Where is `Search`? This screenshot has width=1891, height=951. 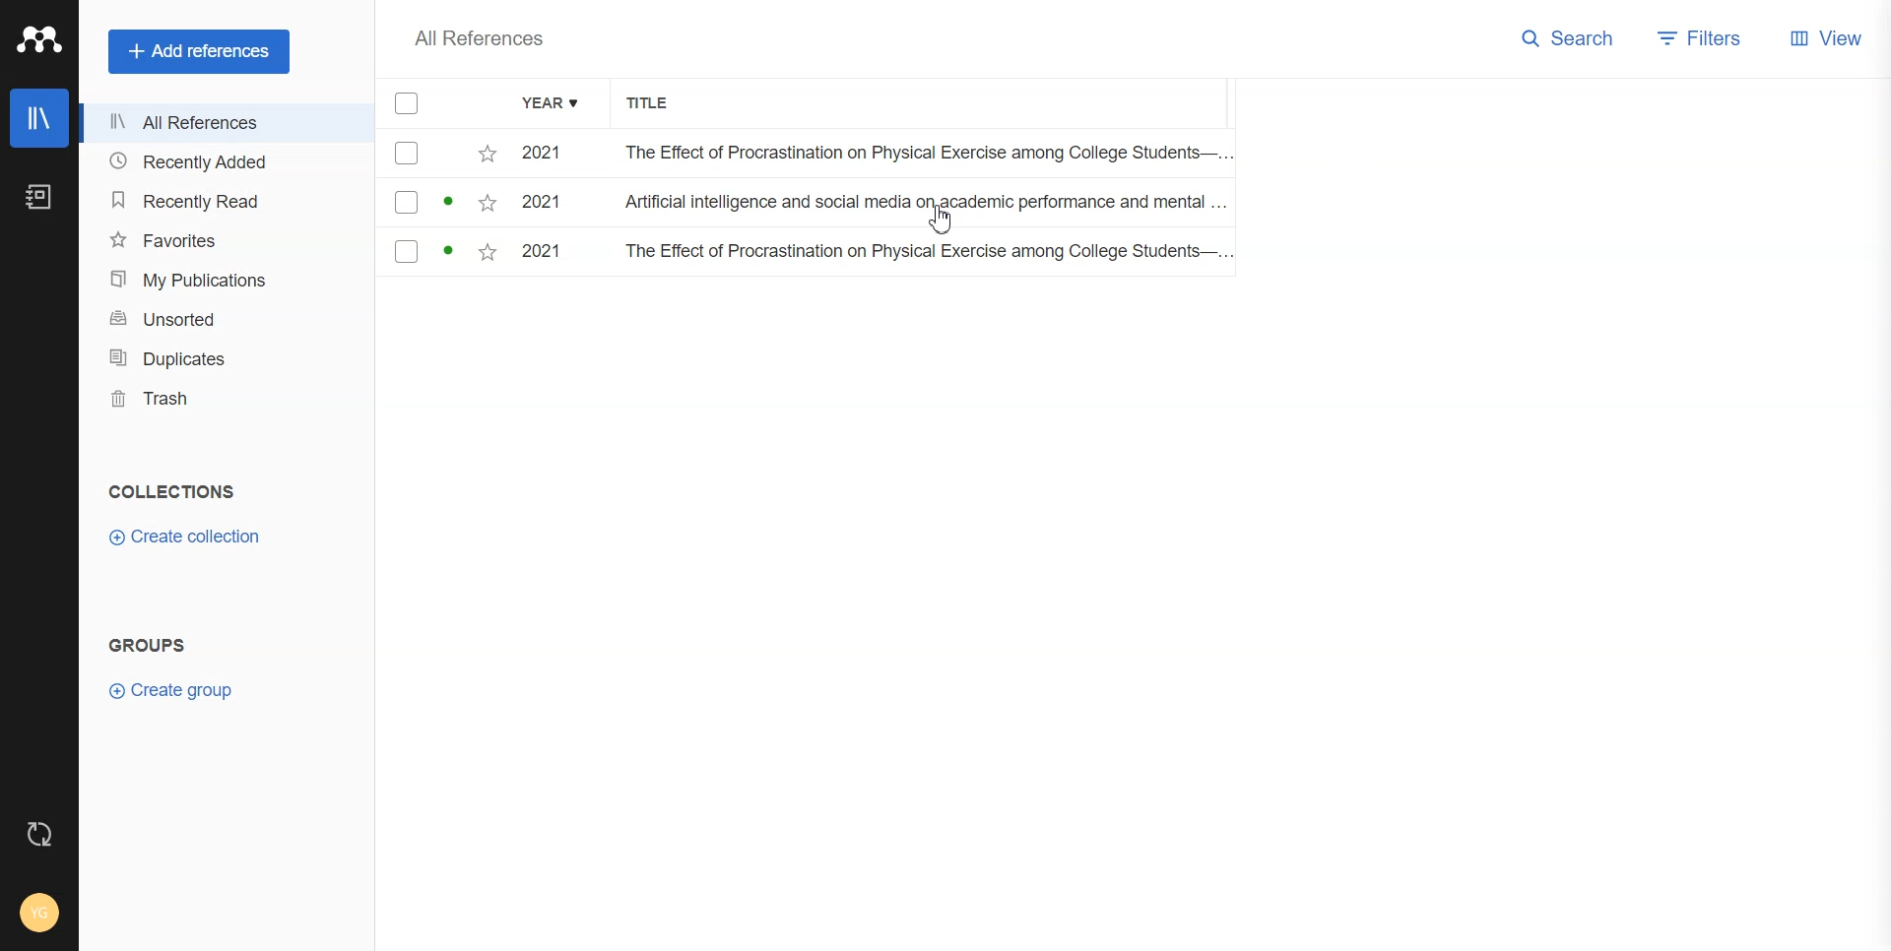 Search is located at coordinates (1568, 38).